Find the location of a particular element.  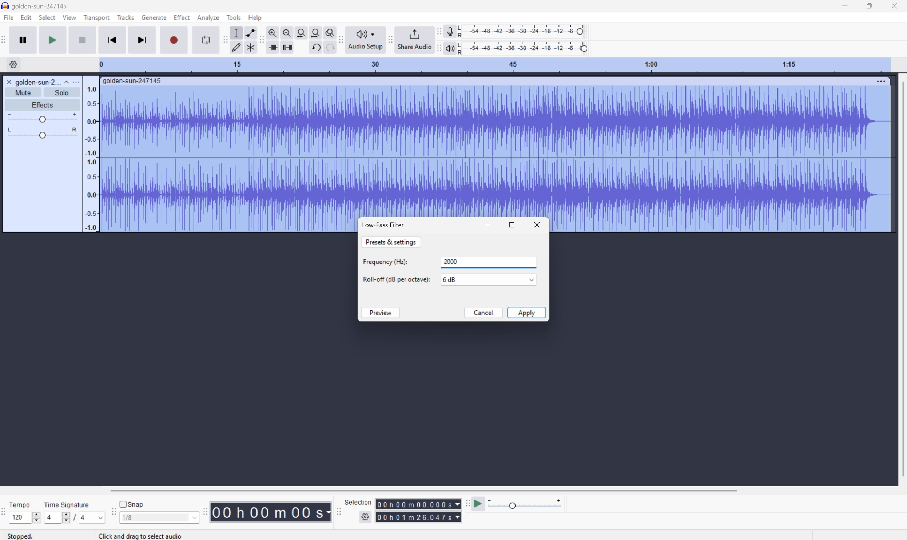

Settings is located at coordinates (366, 519).